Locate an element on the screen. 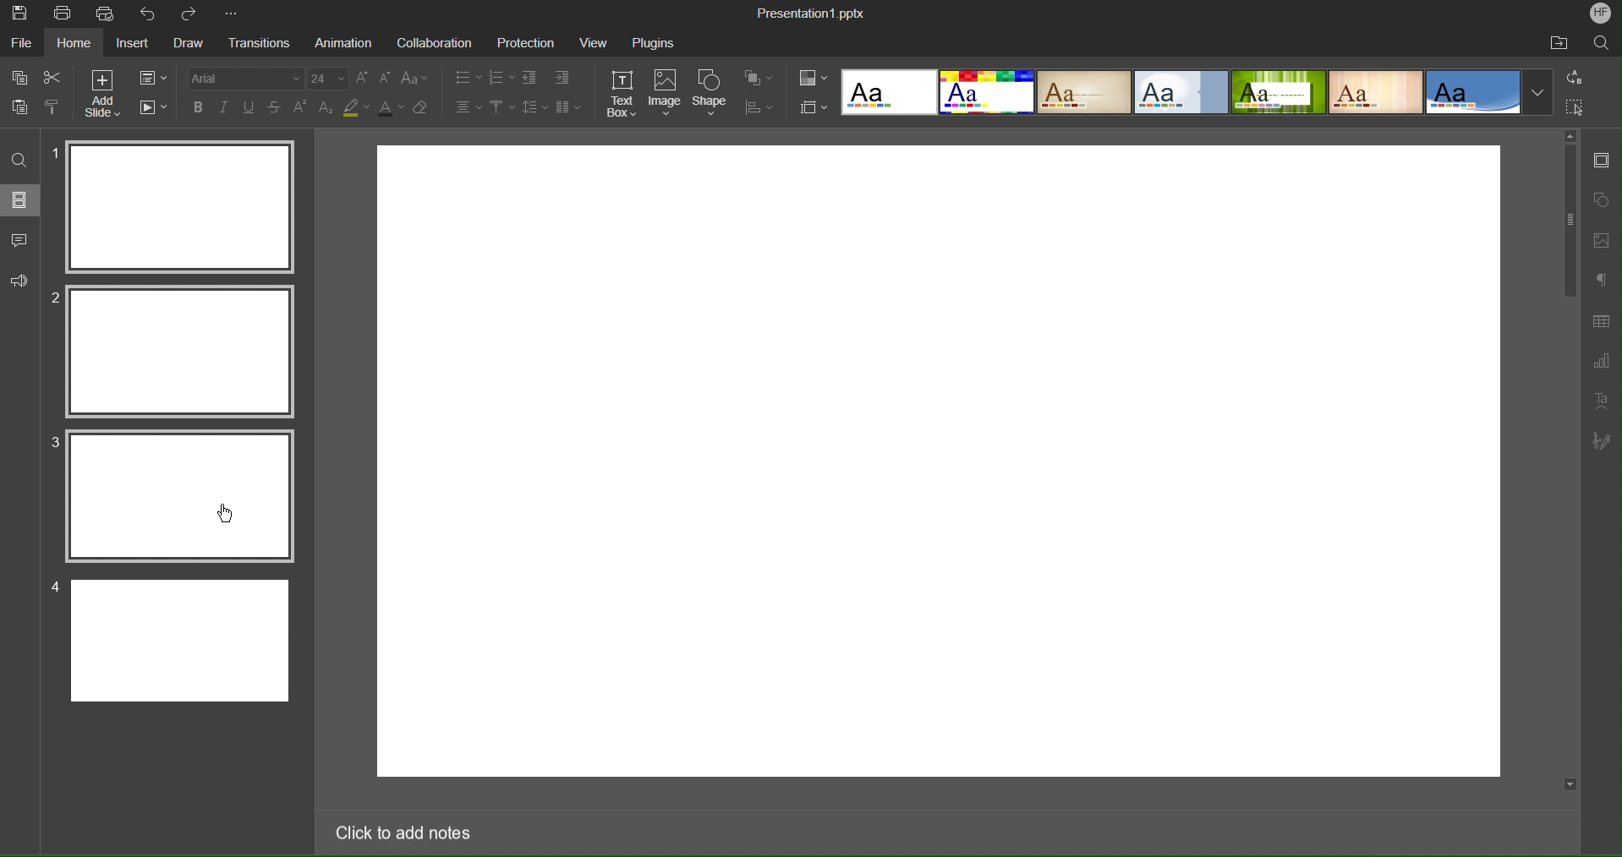  change case is located at coordinates (416, 78).